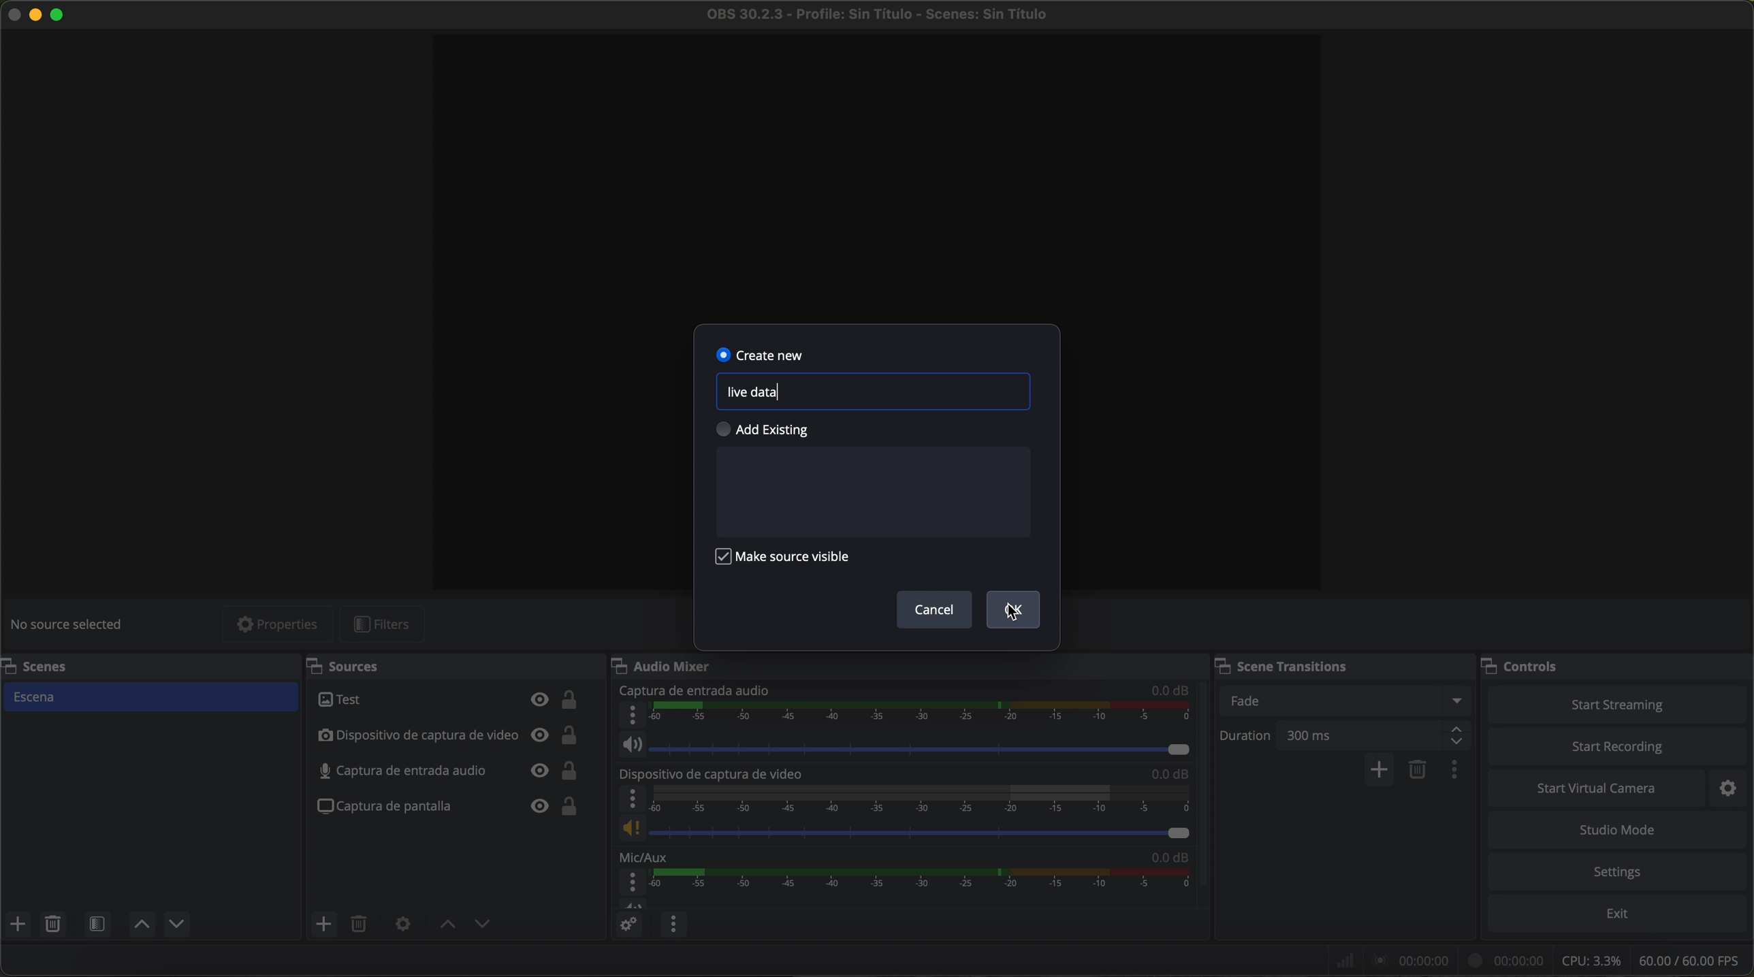  What do you see at coordinates (877, 14) in the screenshot?
I see `file name` at bounding box center [877, 14].